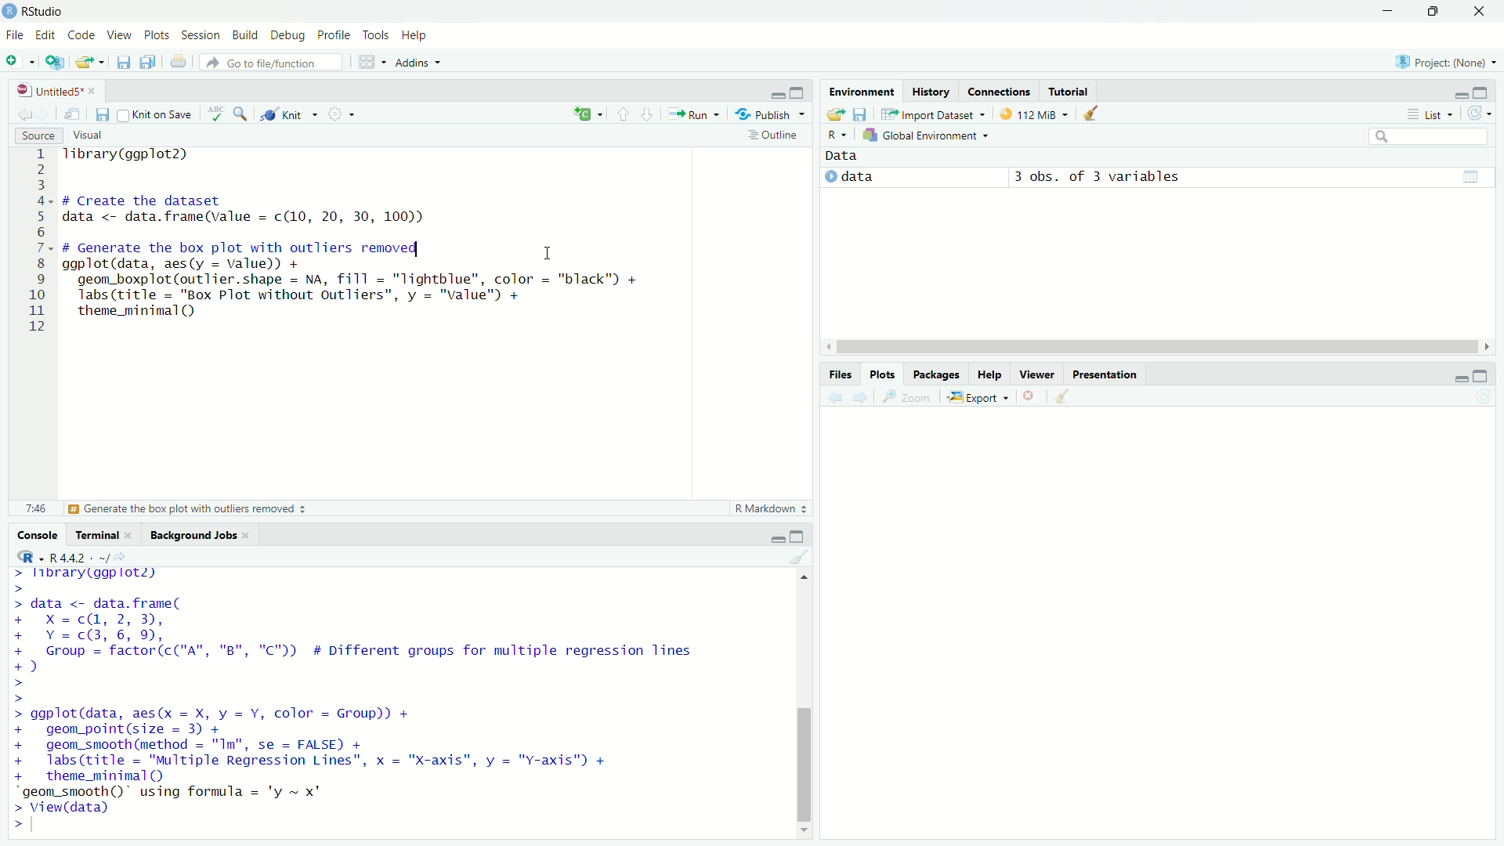  What do you see at coordinates (89, 66) in the screenshot?
I see `export` at bounding box center [89, 66].